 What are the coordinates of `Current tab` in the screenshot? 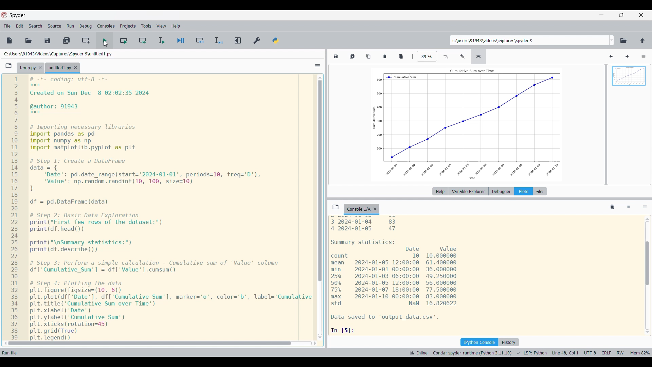 It's located at (27, 68).